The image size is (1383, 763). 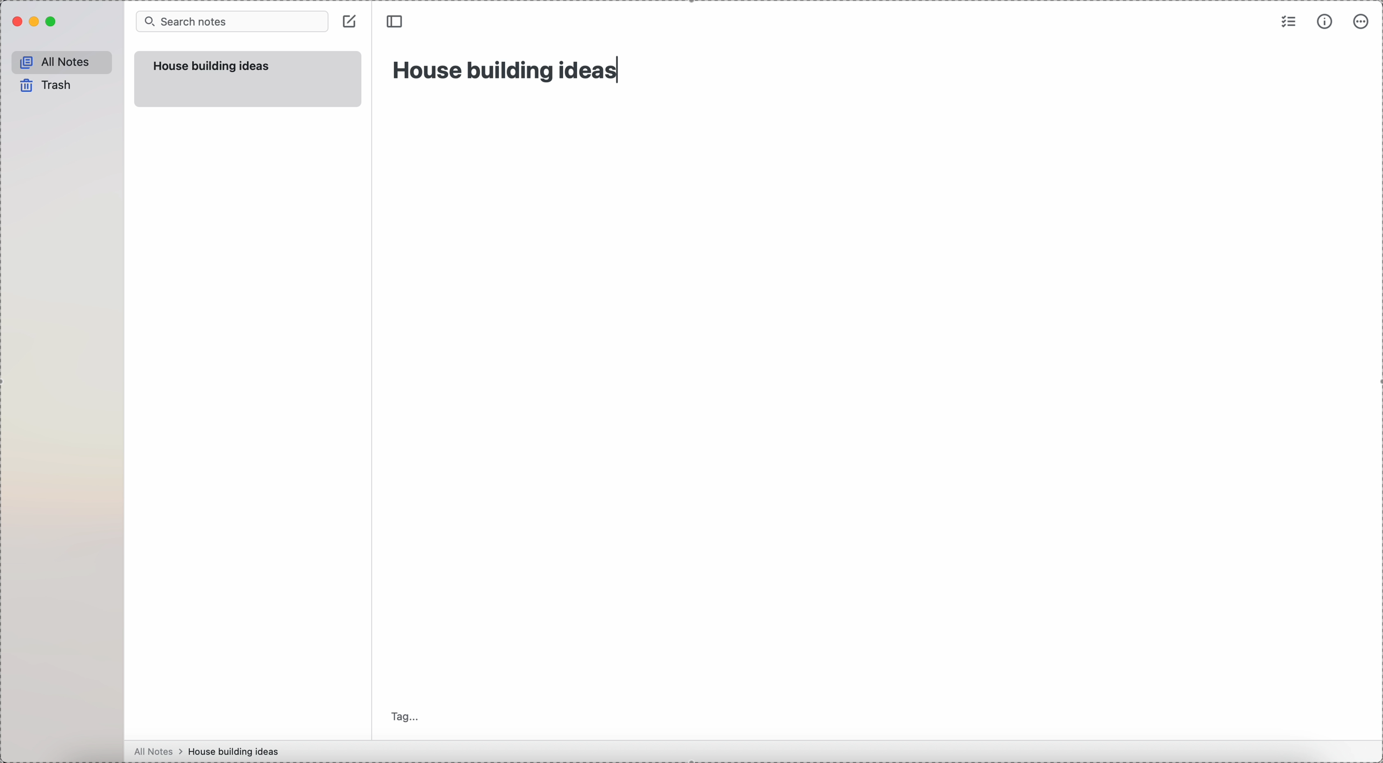 I want to click on close Simplenote, so click(x=17, y=22).